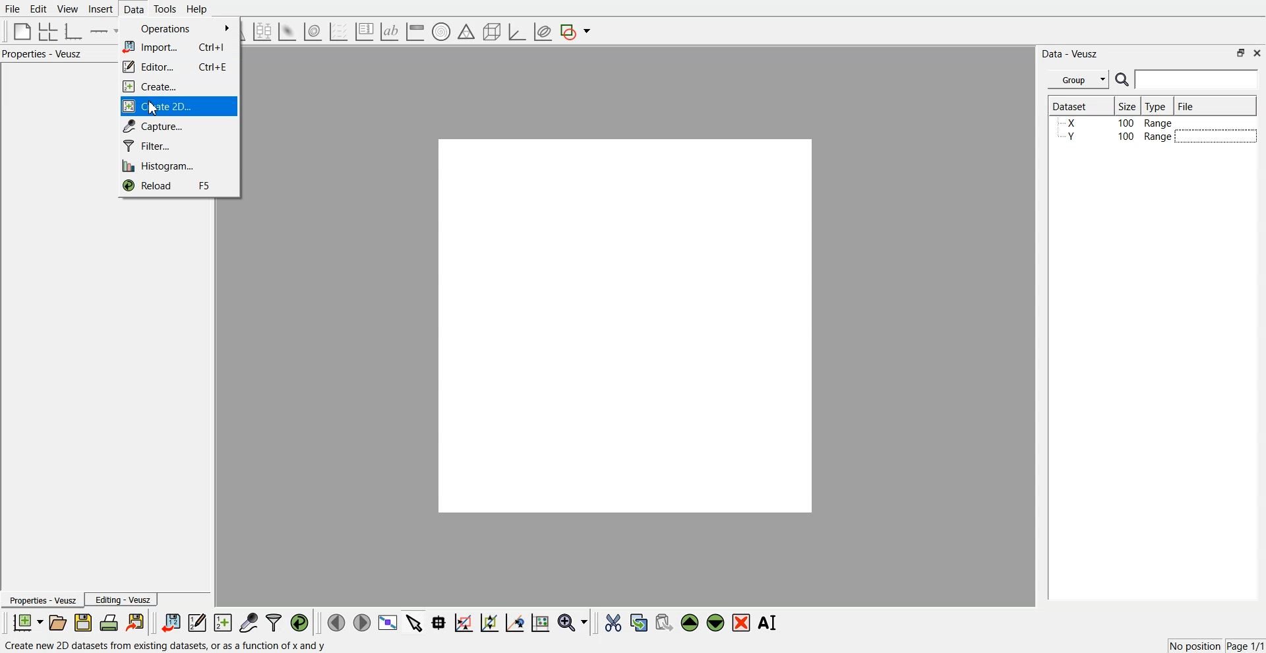  What do you see at coordinates (1128, 106) in the screenshot?
I see `Size` at bounding box center [1128, 106].